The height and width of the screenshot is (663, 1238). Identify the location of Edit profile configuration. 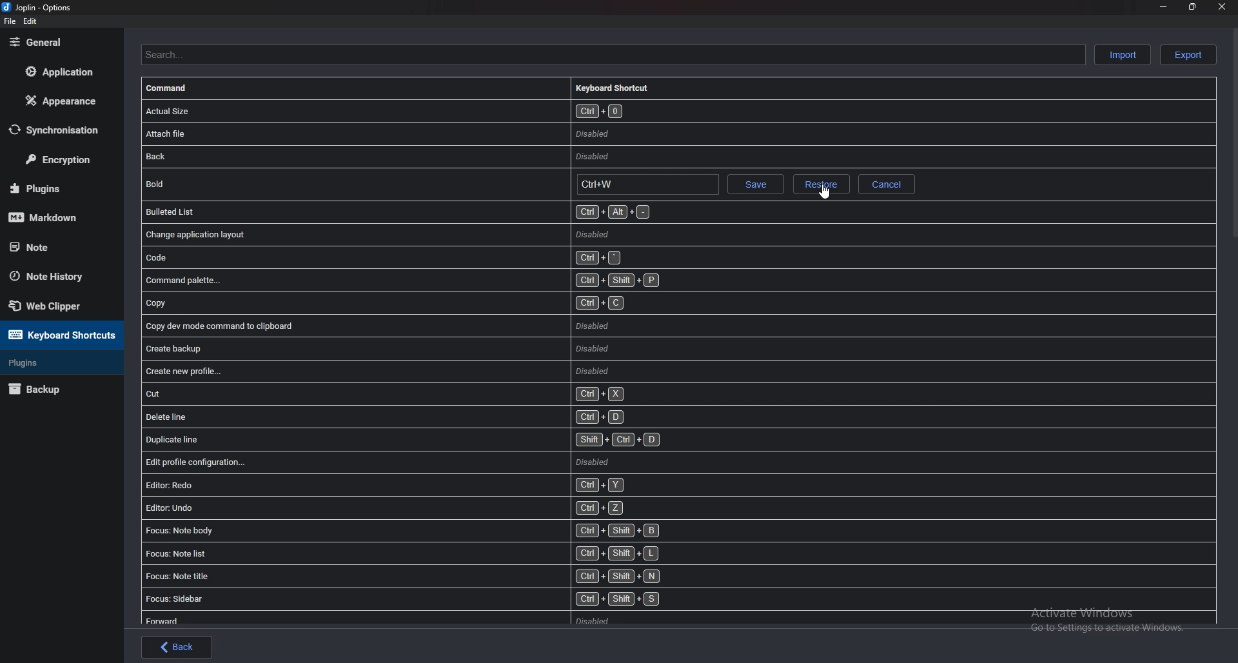
(377, 462).